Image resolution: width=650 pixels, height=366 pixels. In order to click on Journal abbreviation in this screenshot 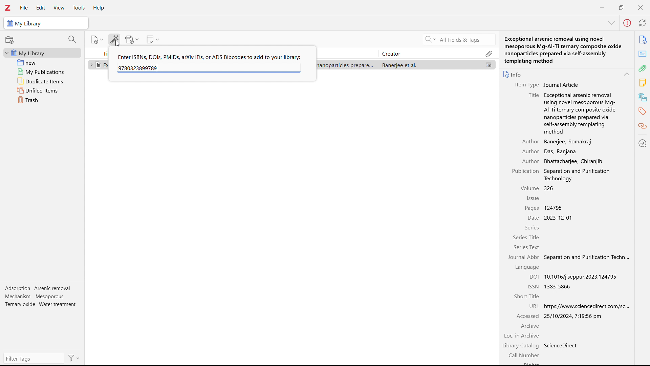, I will do `click(524, 258)`.